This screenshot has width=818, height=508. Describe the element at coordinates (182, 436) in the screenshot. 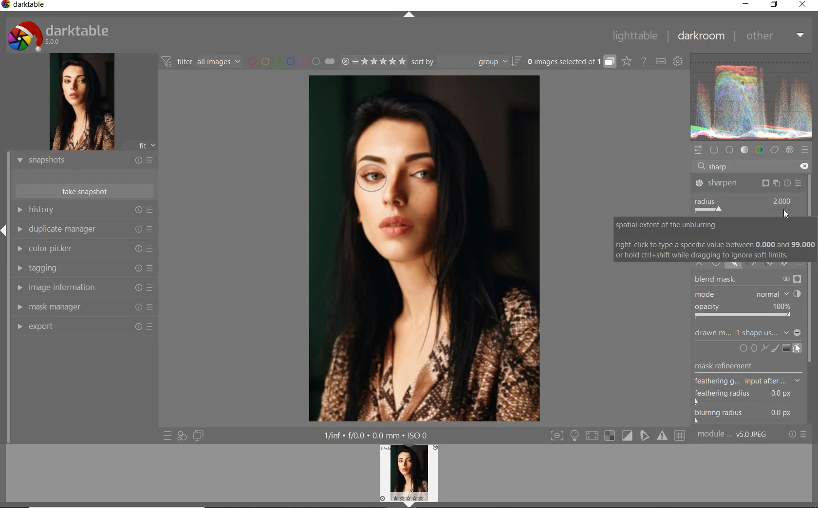

I see `quick access for applying any of your styles` at that location.